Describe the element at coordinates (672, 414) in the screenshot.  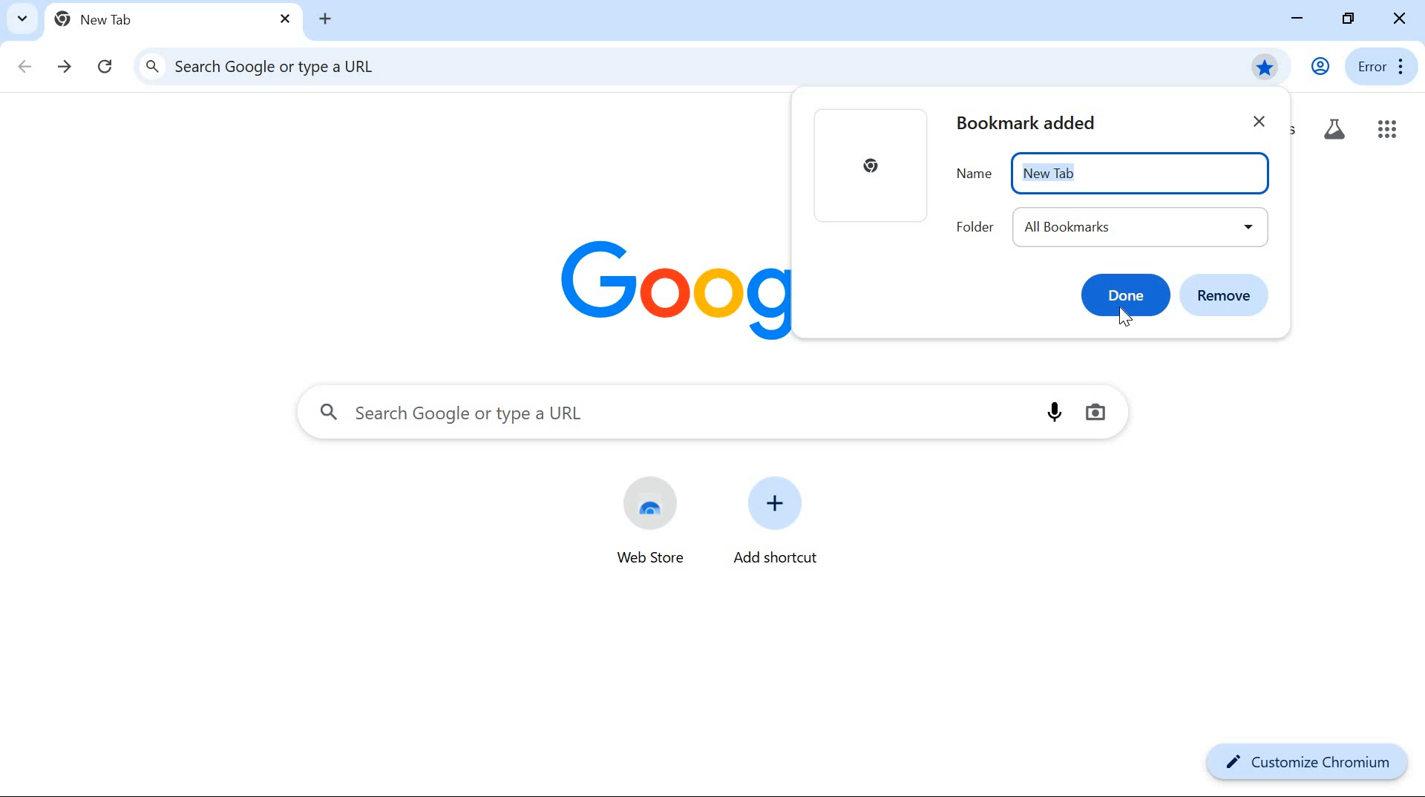
I see `search google or type a URL` at that location.